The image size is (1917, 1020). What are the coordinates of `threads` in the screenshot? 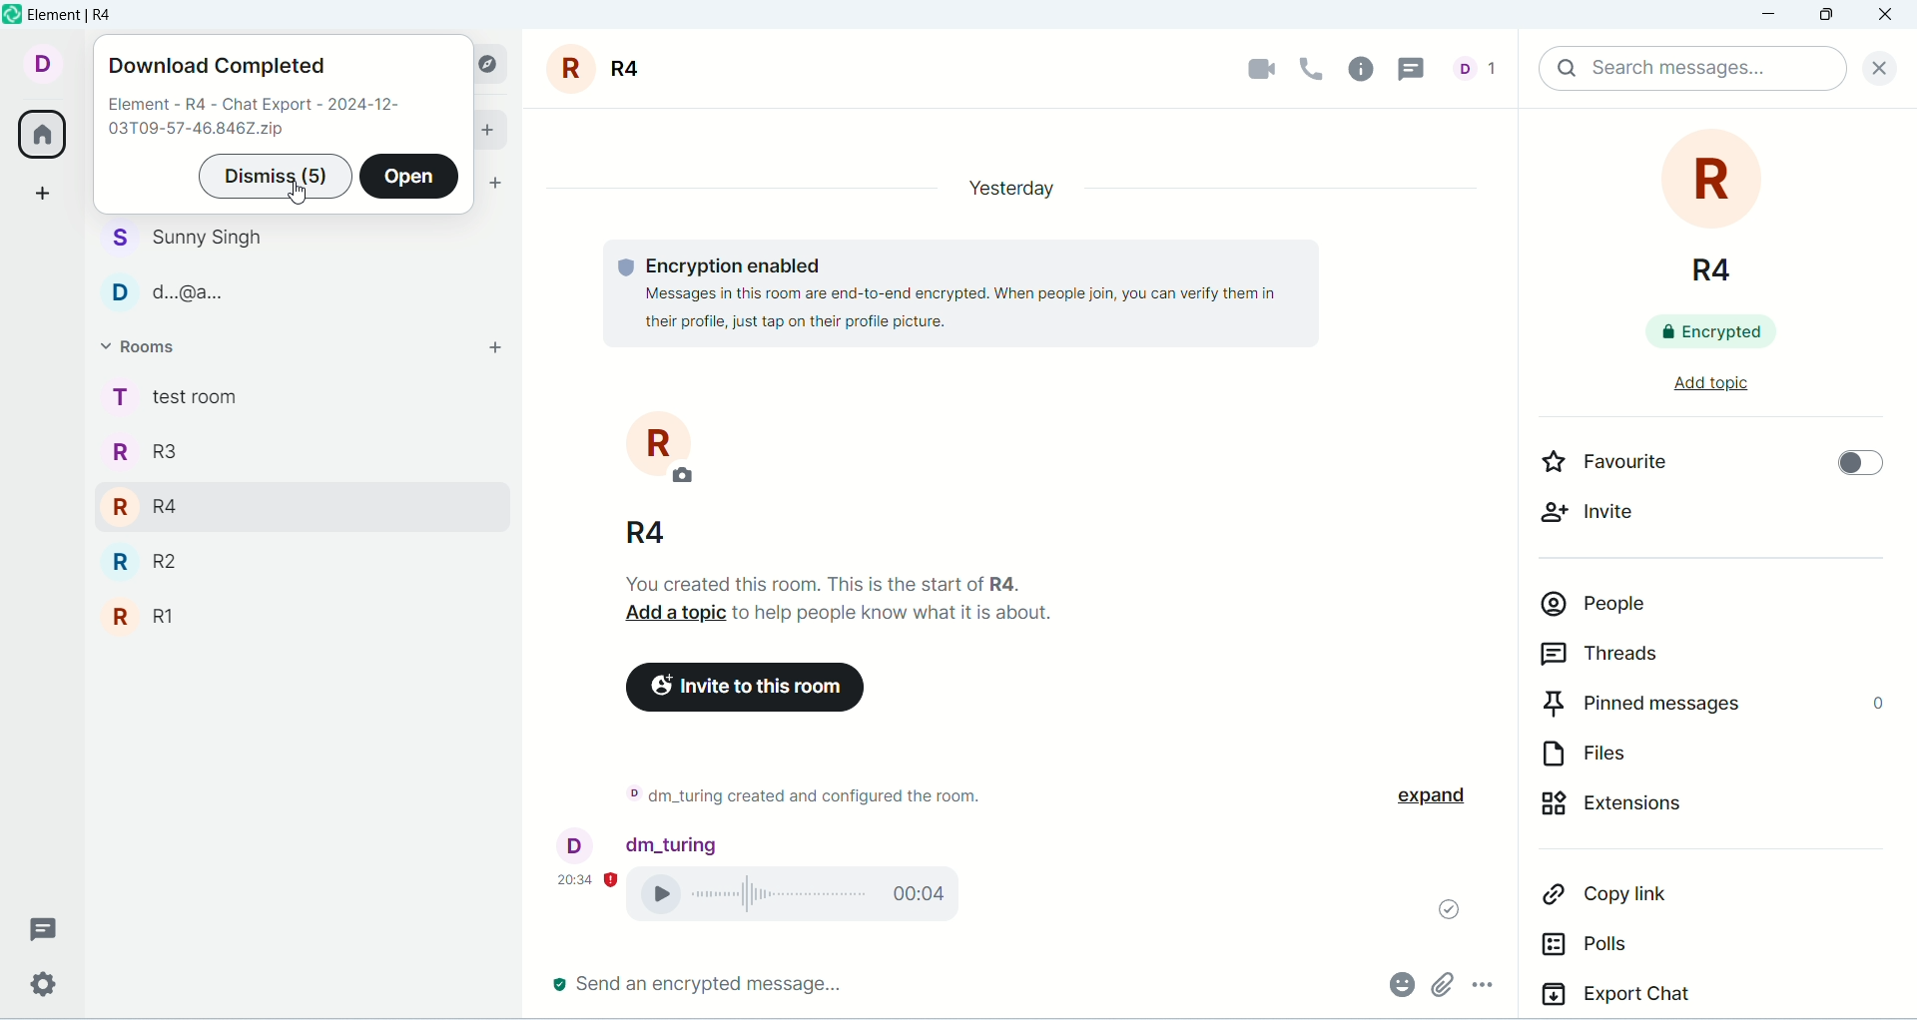 It's located at (1419, 67).